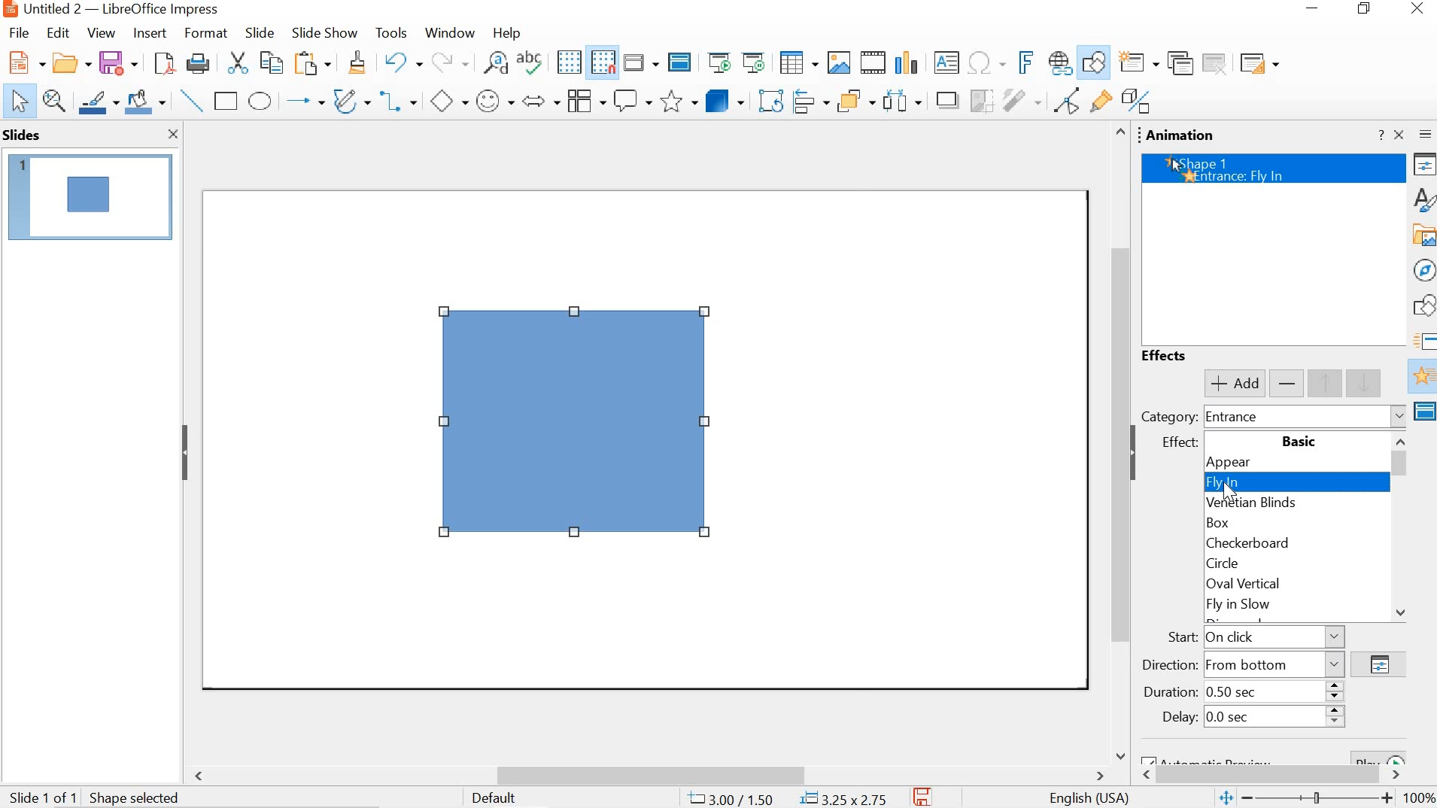  Describe the element at coordinates (169, 133) in the screenshot. I see `close pane` at that location.